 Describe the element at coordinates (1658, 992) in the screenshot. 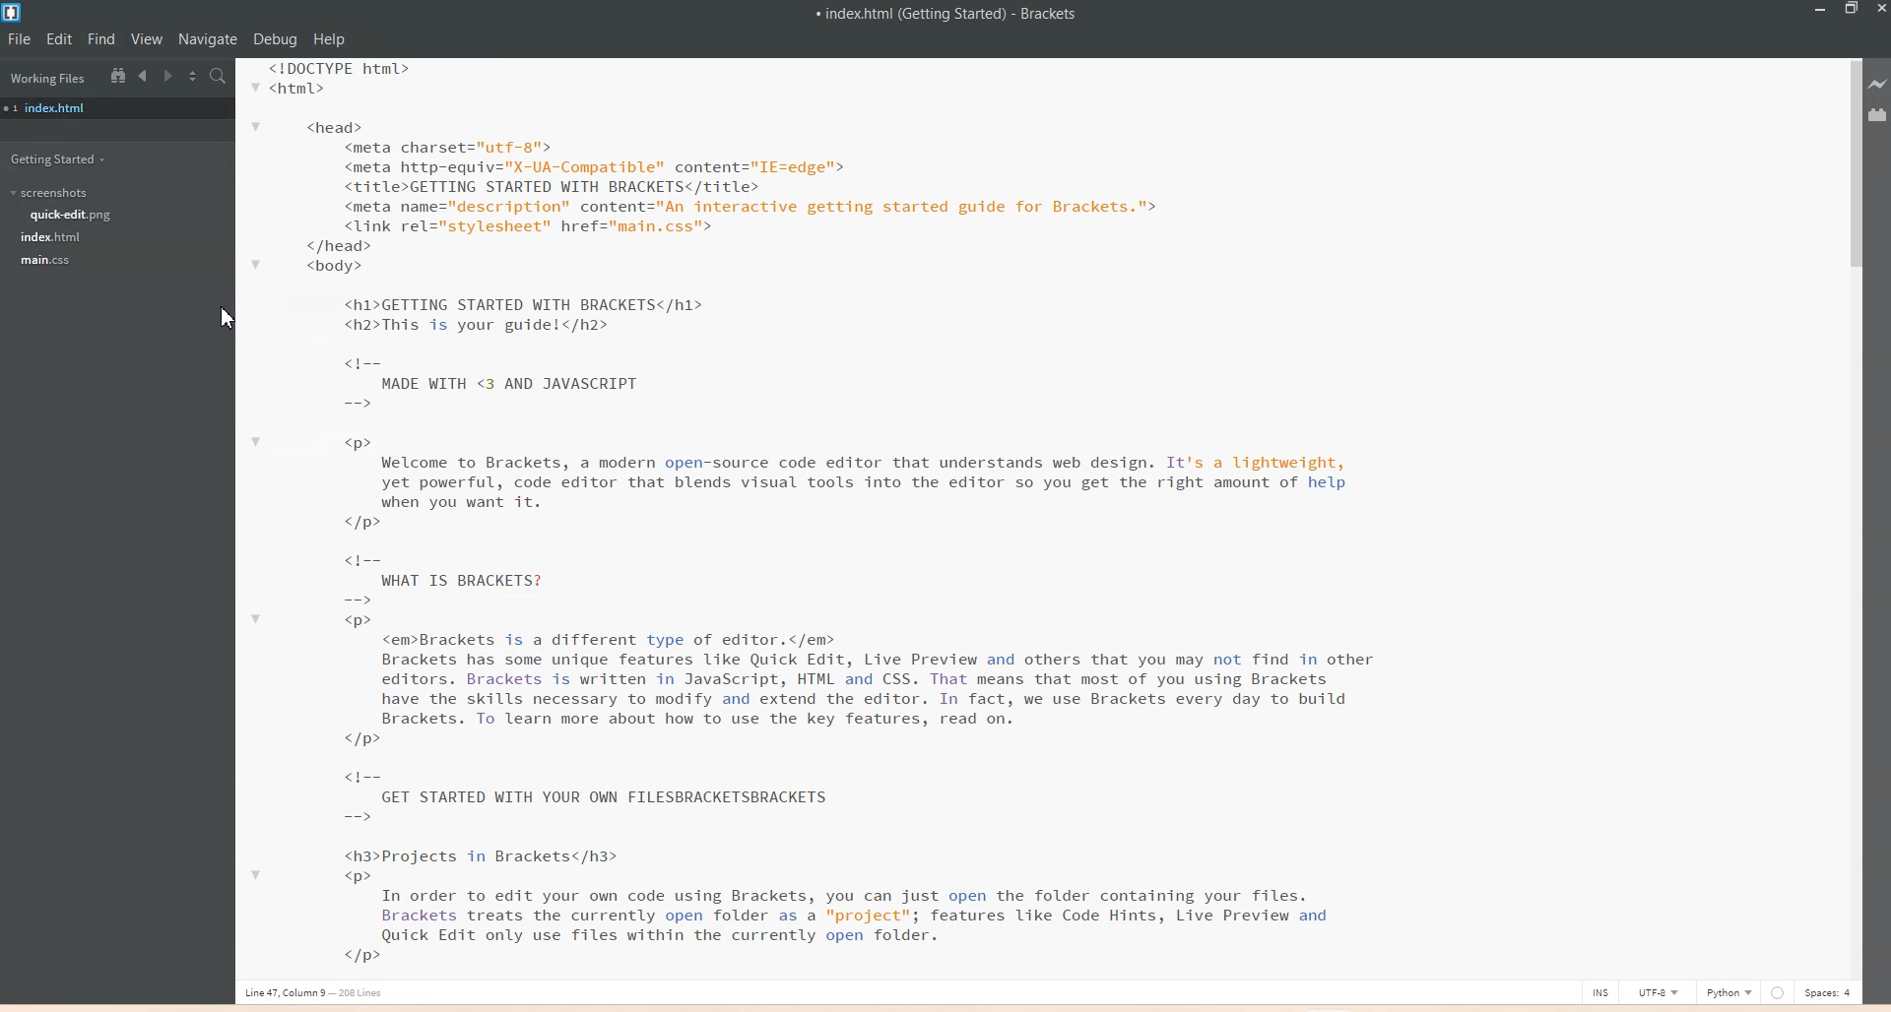

I see `UTF-8` at that location.